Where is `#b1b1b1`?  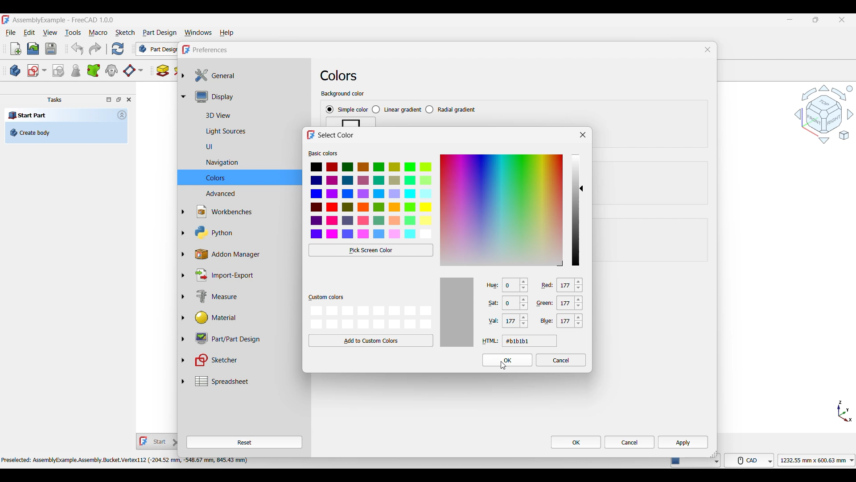
#b1b1b1 is located at coordinates (529, 341).